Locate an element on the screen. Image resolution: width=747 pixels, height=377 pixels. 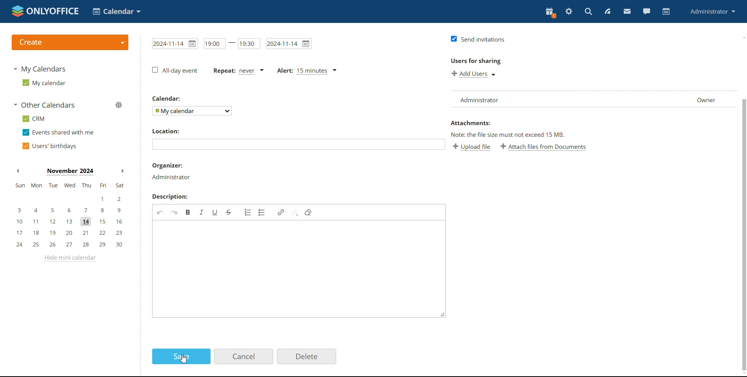
end date is located at coordinates (286, 44).